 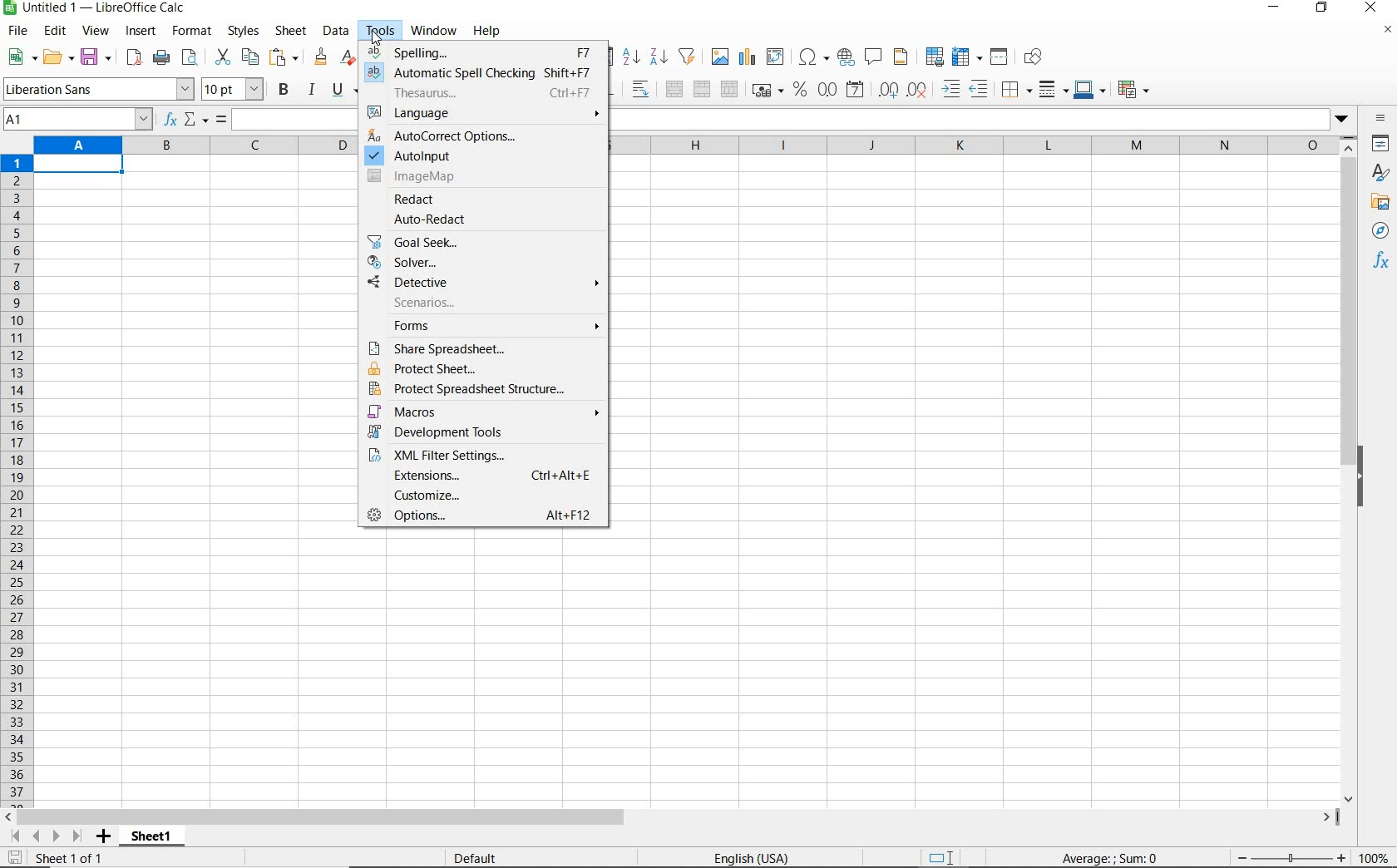 I want to click on macros, so click(x=486, y=412).